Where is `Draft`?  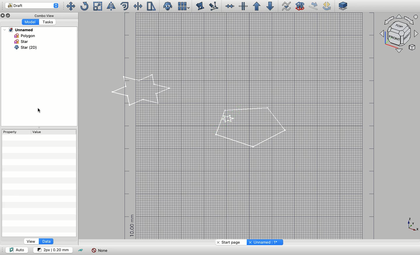
Draft is located at coordinates (32, 6).